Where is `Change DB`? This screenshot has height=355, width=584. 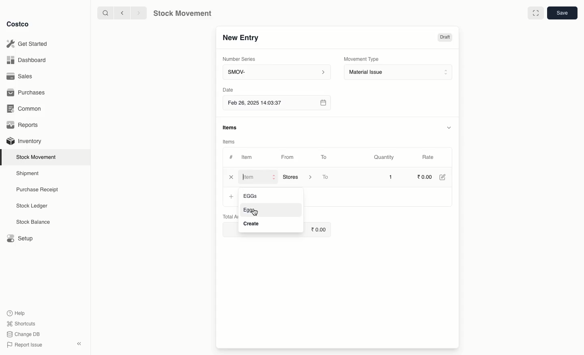
Change DB is located at coordinates (24, 334).